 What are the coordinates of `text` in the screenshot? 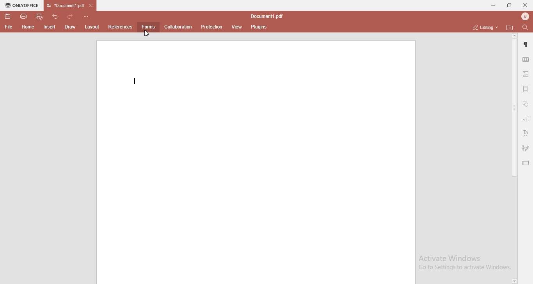 It's located at (526, 134).